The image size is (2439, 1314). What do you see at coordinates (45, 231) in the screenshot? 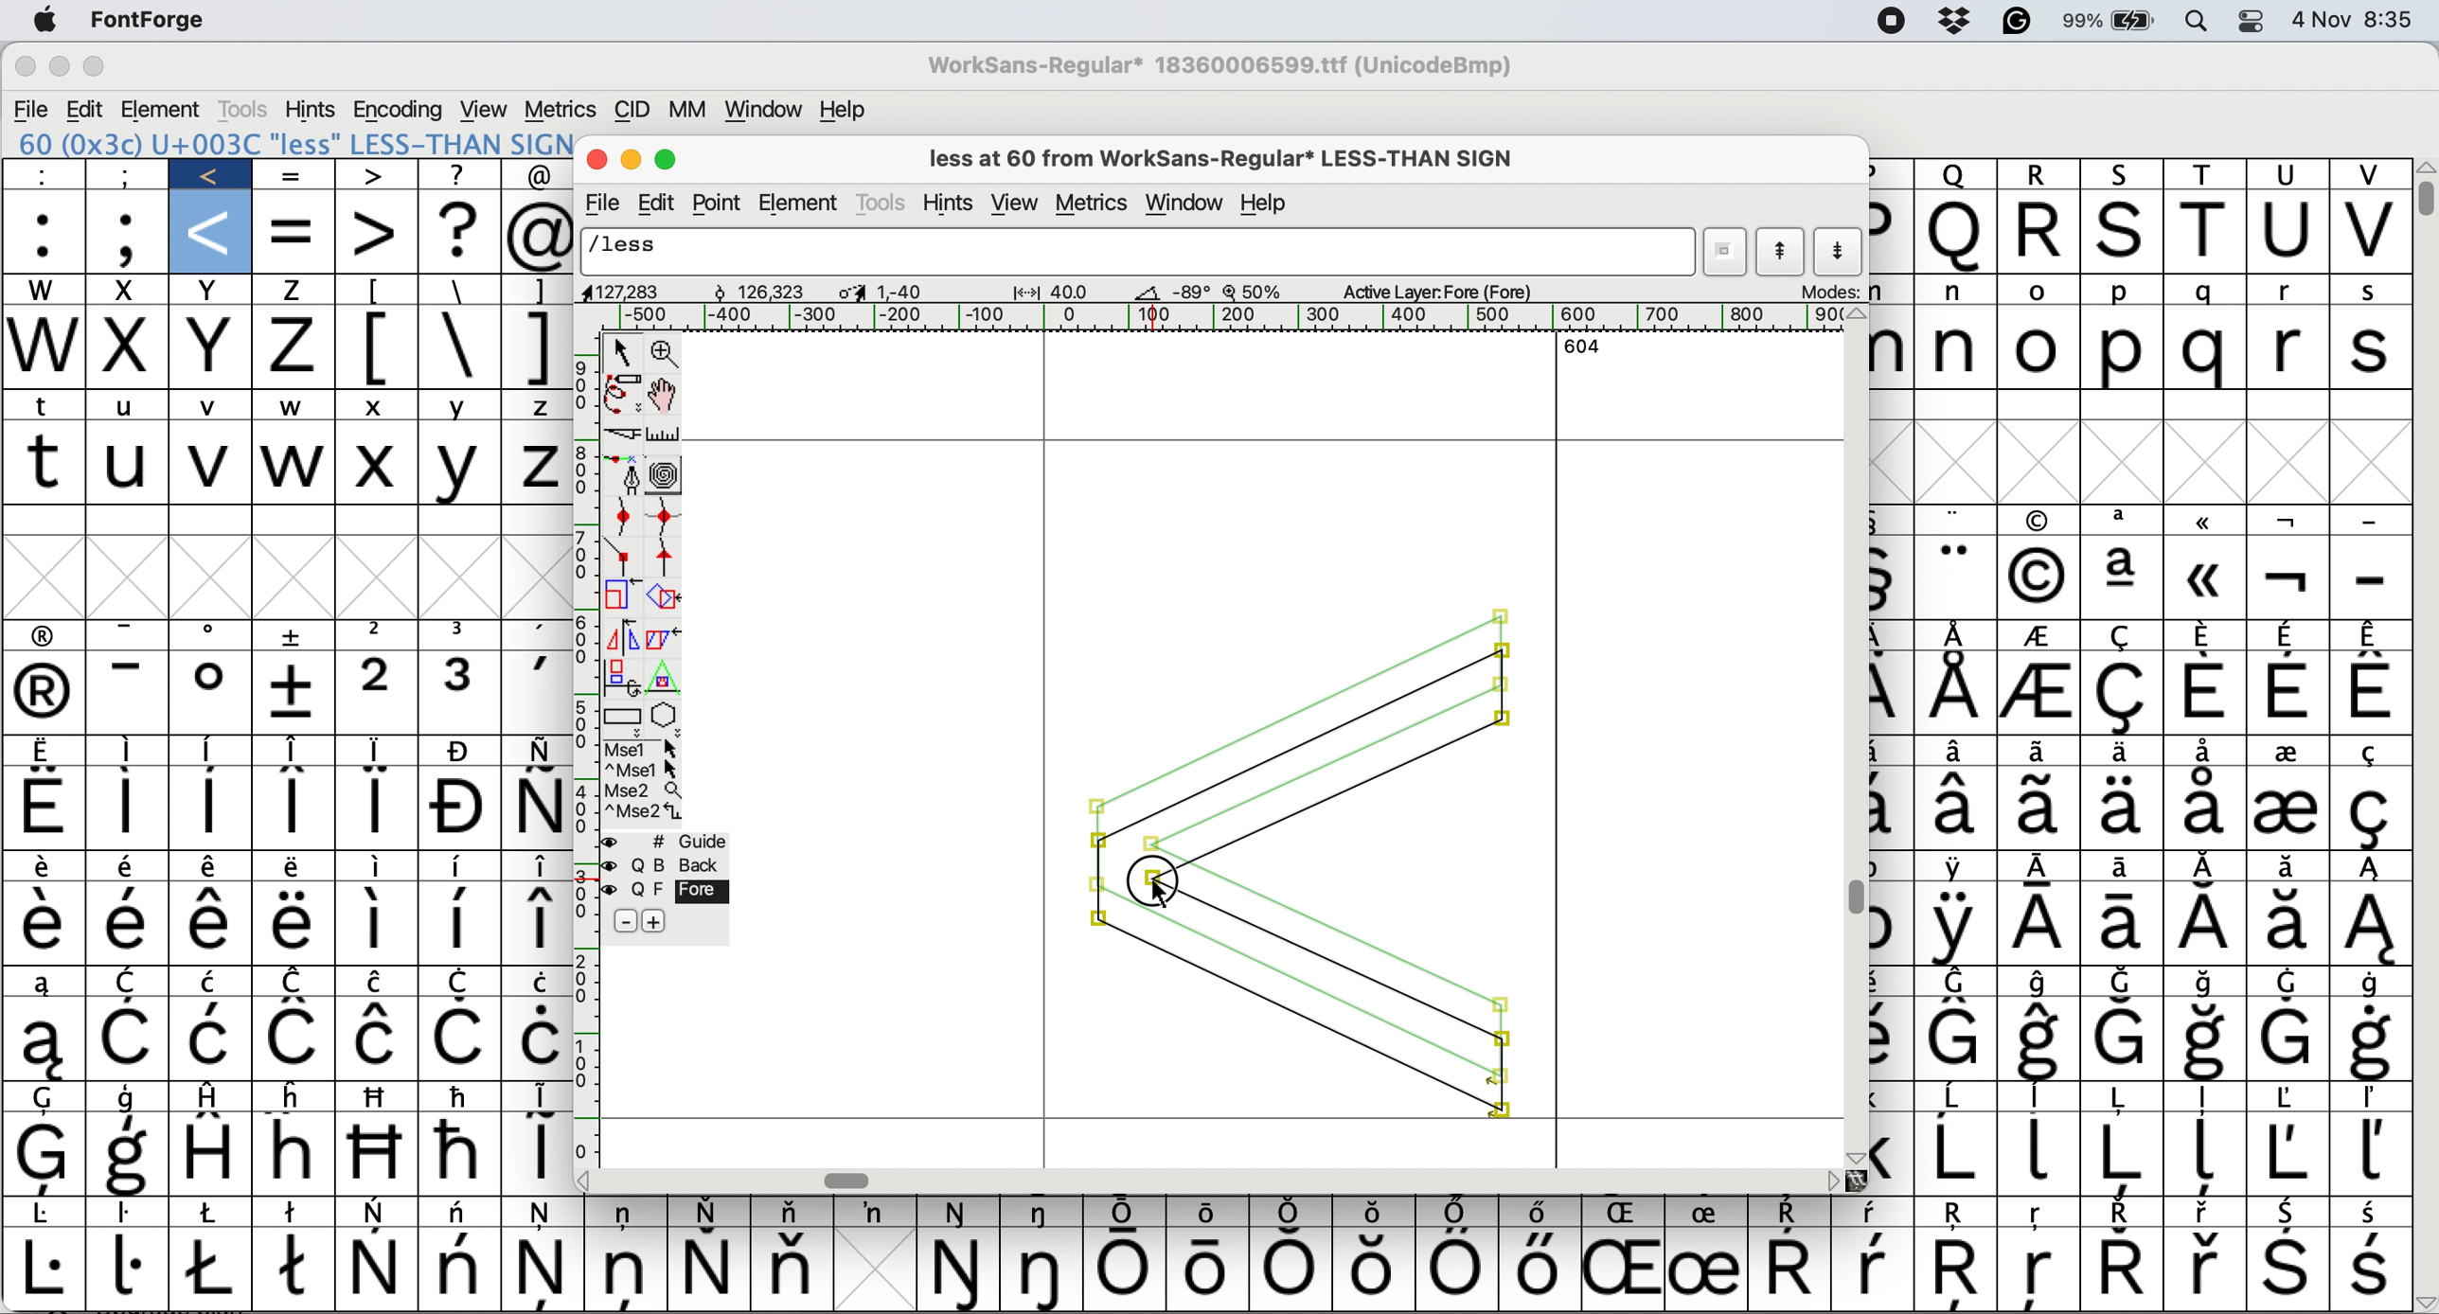
I see `:` at bounding box center [45, 231].